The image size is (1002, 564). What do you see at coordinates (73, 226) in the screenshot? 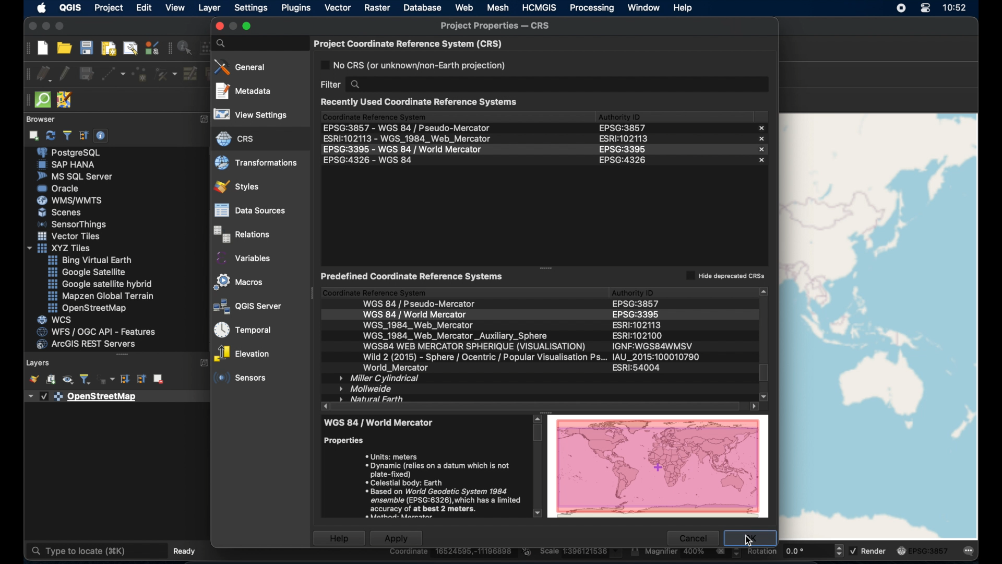
I see `sensor things` at bounding box center [73, 226].